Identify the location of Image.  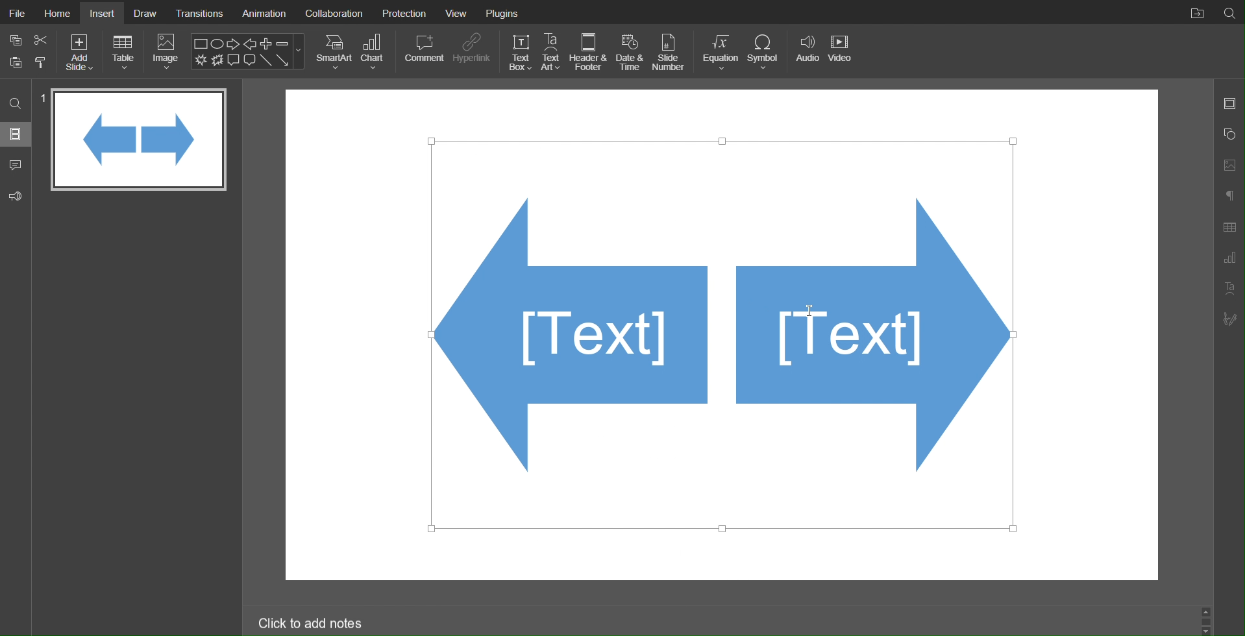
(166, 51).